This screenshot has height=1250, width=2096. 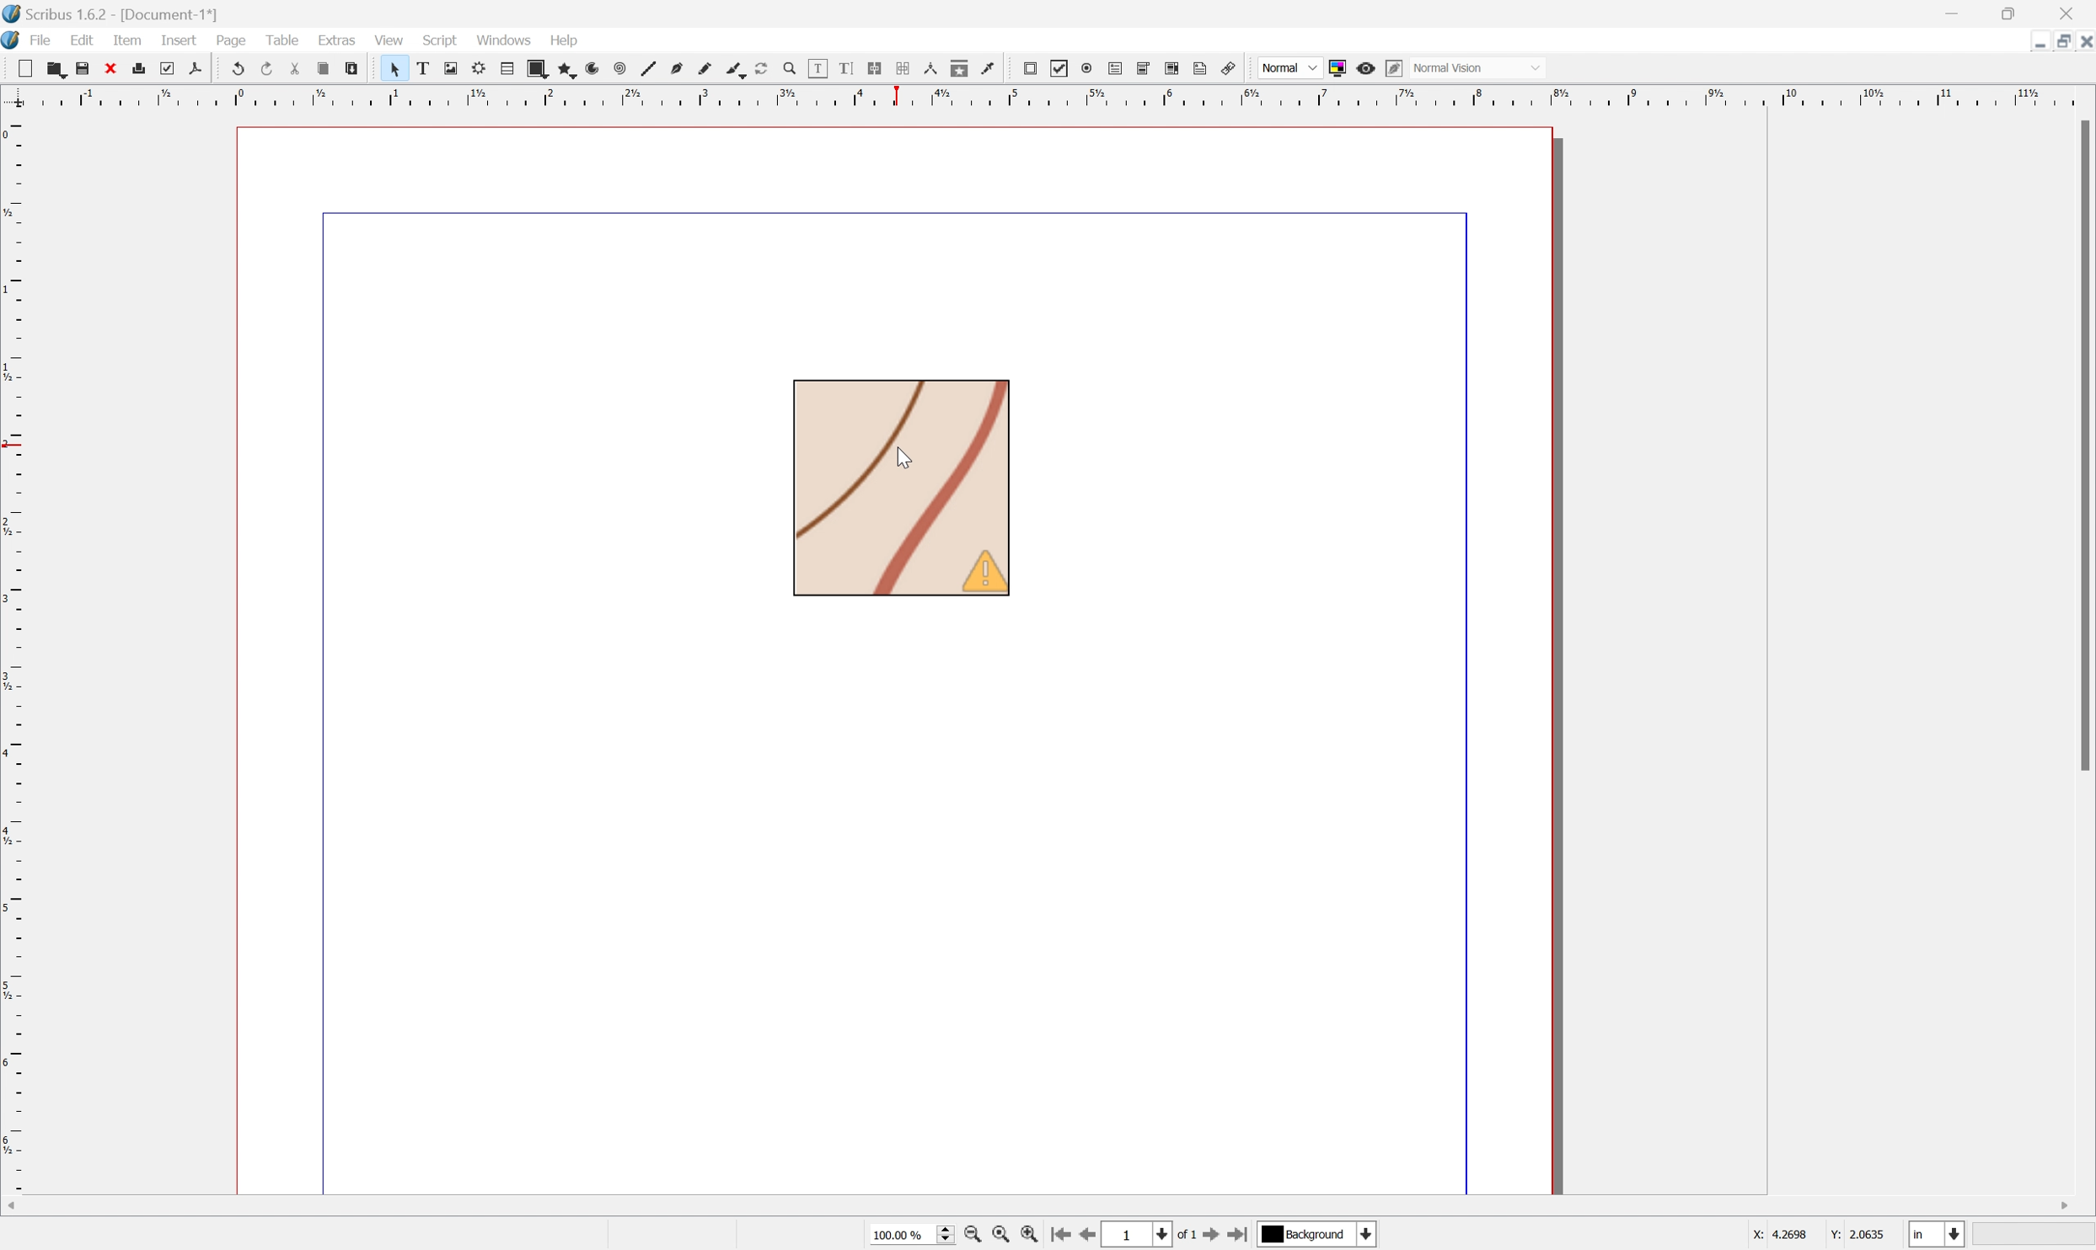 I want to click on Close, so click(x=114, y=69).